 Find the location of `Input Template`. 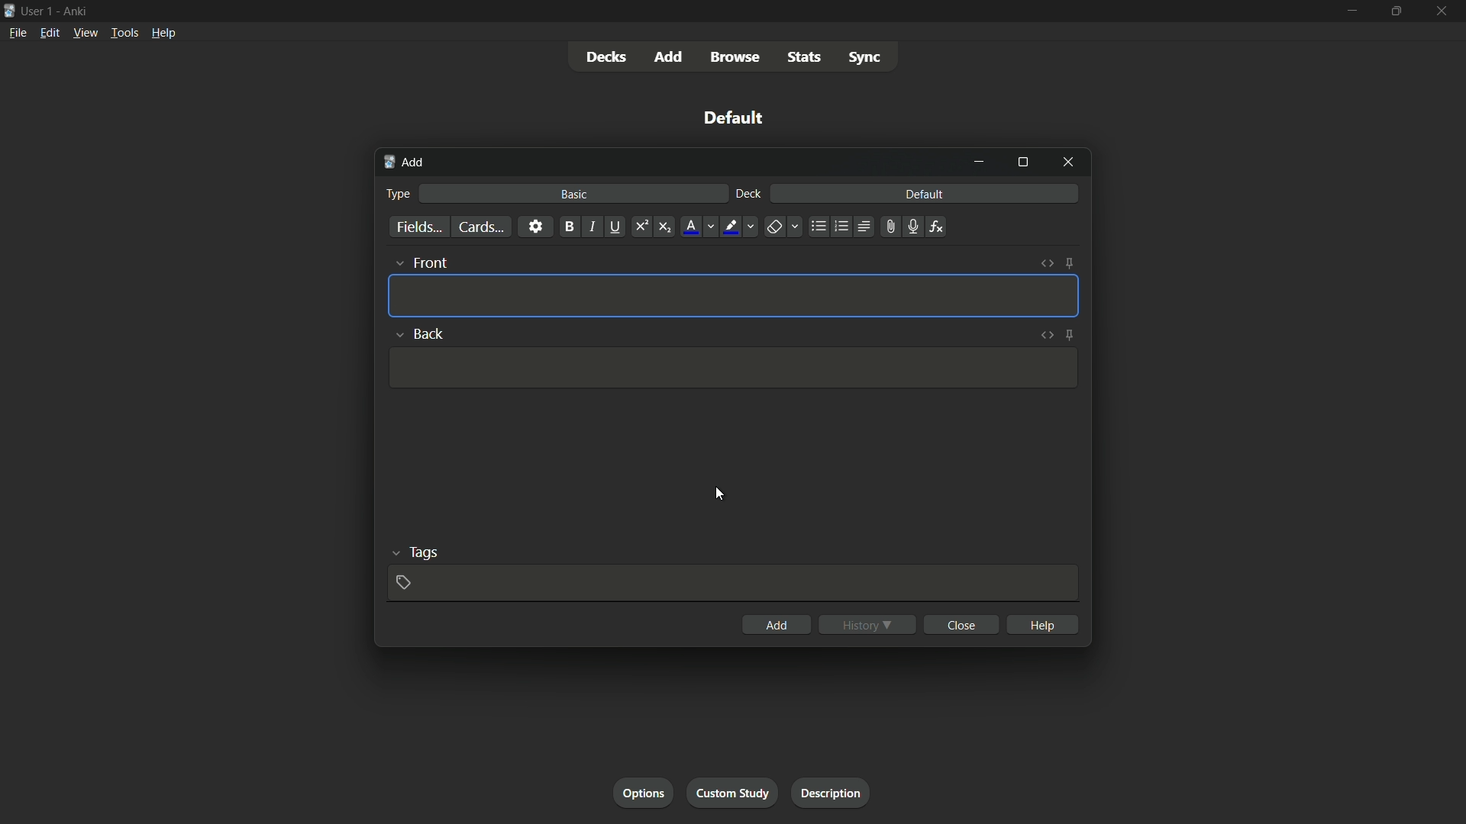

Input Template is located at coordinates (732, 295).